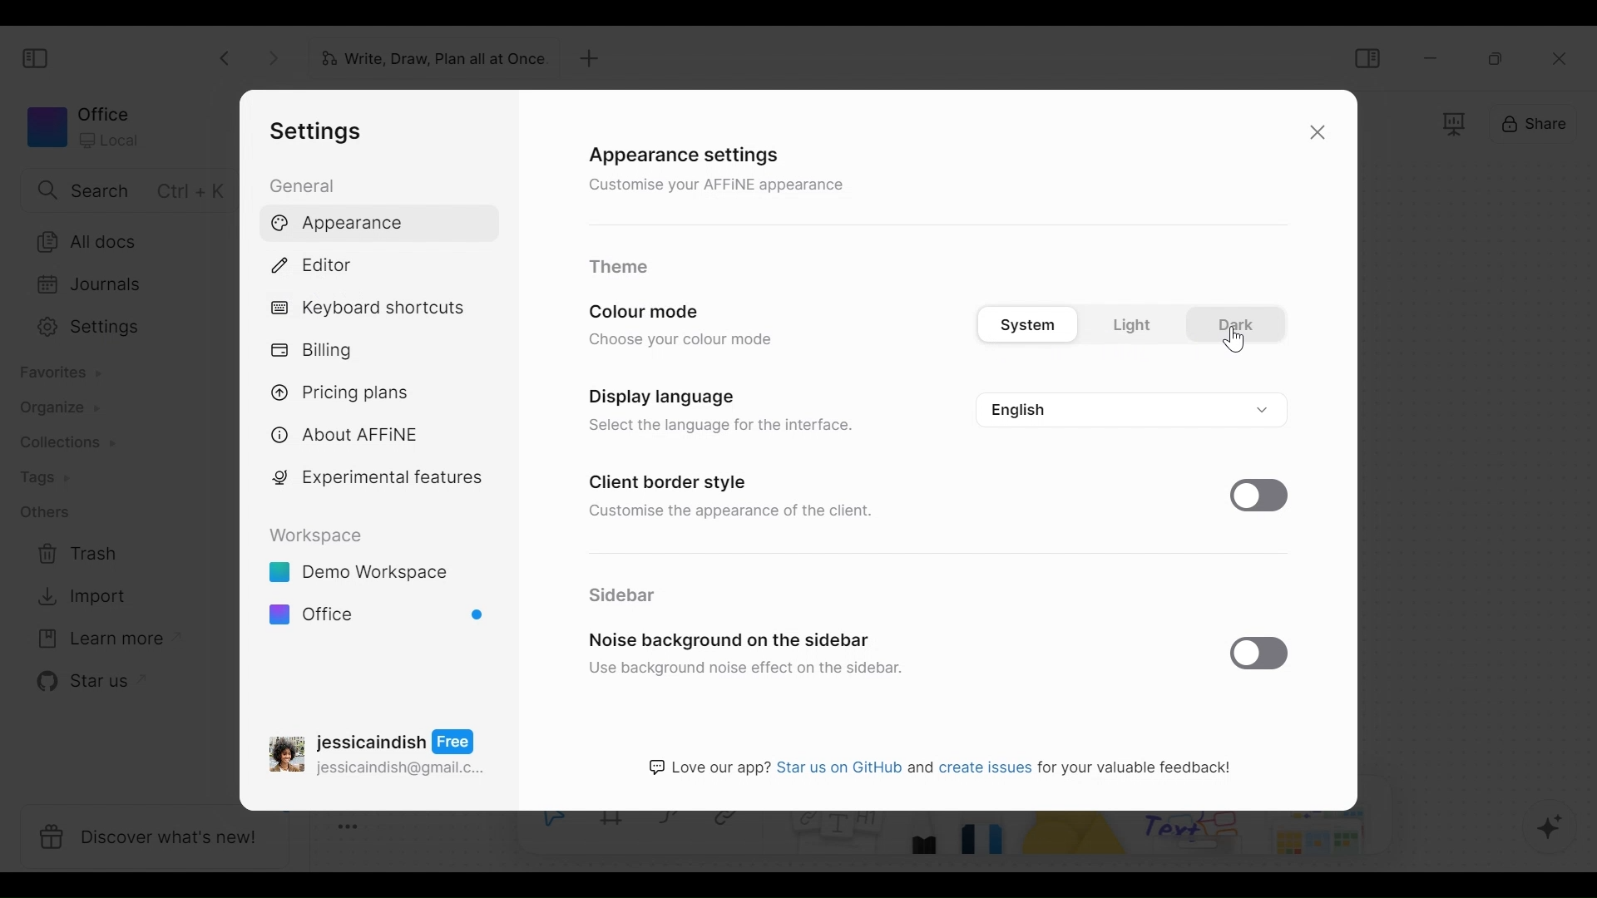  What do you see at coordinates (51, 478) in the screenshot?
I see `Tags` at bounding box center [51, 478].